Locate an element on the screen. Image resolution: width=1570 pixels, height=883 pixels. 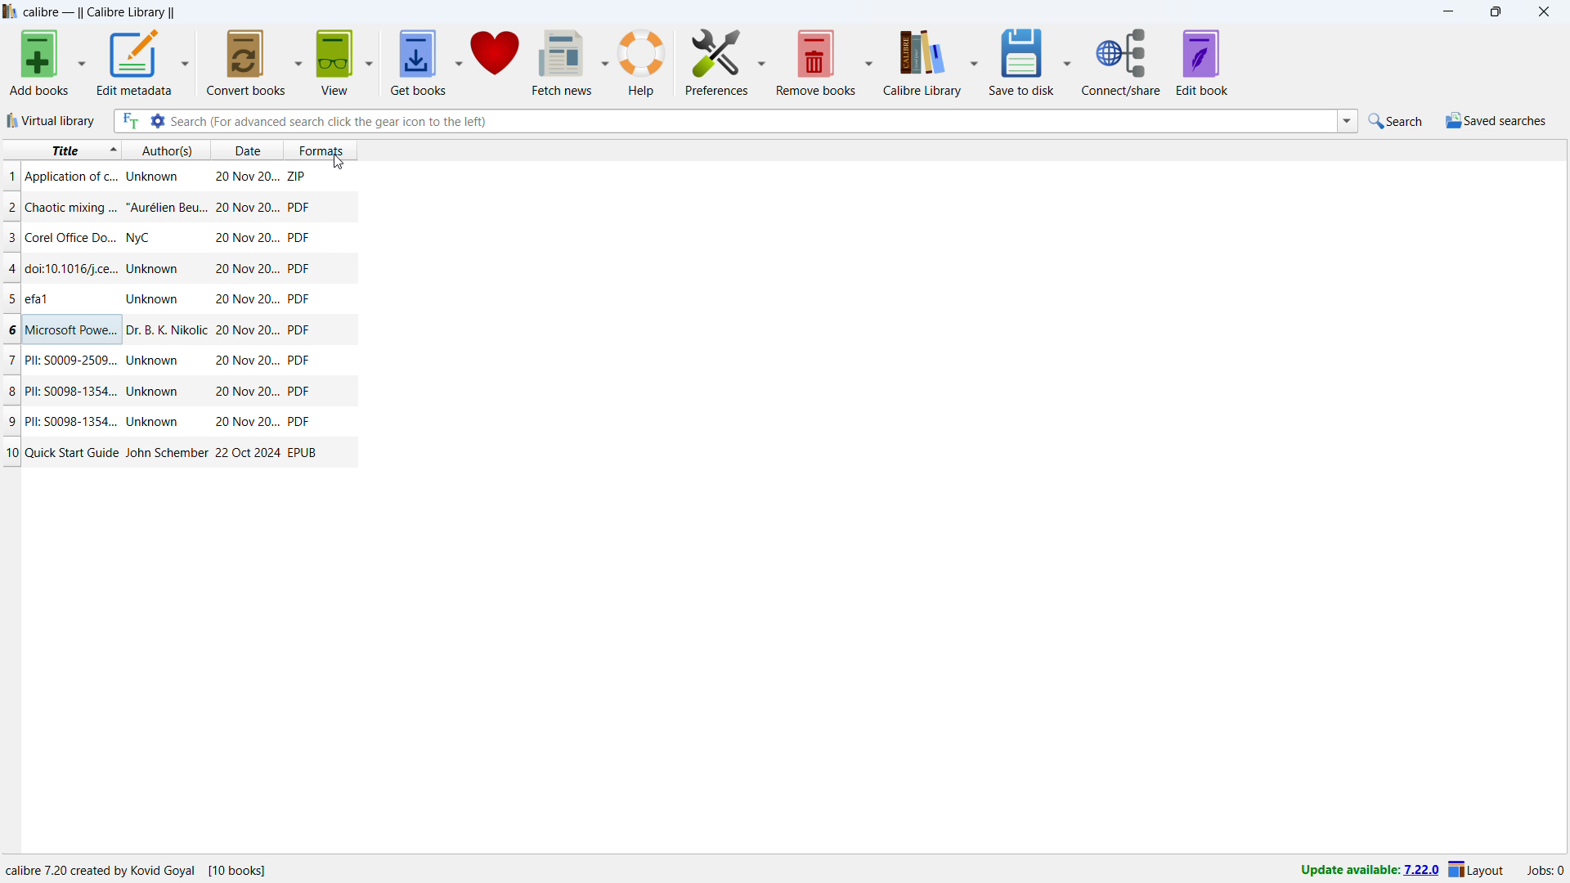
minimize is located at coordinates (1446, 12).